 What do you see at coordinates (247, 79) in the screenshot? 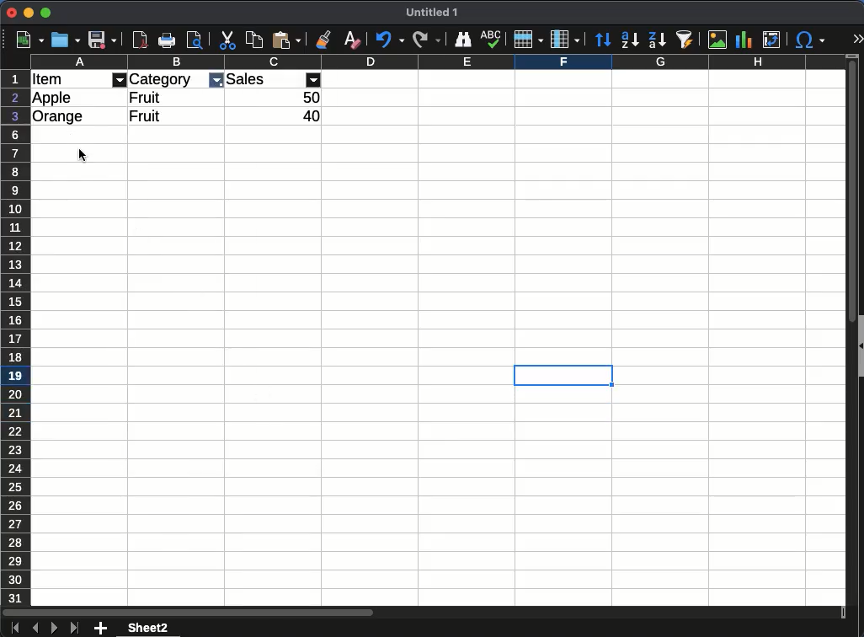
I see `Sales` at bounding box center [247, 79].